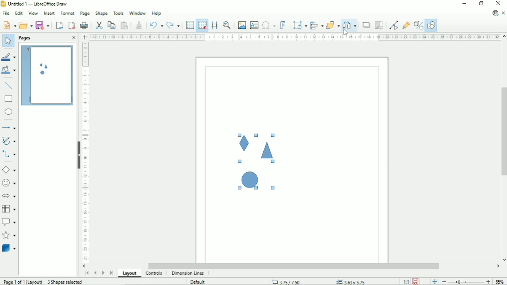 This screenshot has height=285, width=507. Describe the element at coordinates (9, 85) in the screenshot. I see `Insert line` at that location.